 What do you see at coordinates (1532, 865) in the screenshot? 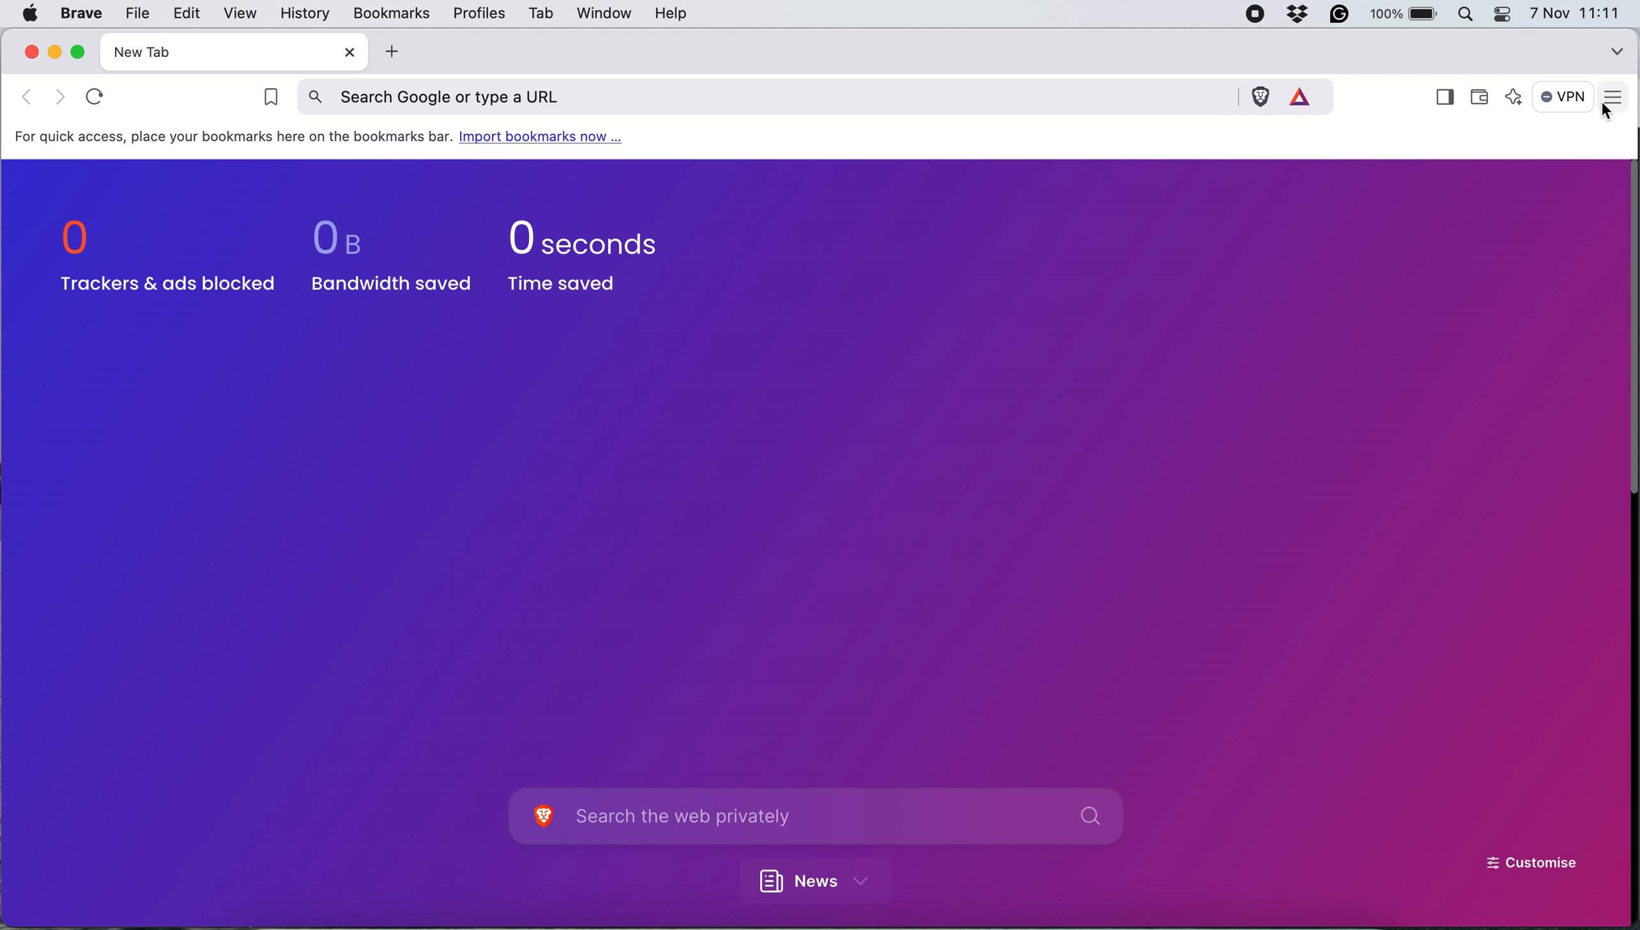
I see `customise` at bounding box center [1532, 865].